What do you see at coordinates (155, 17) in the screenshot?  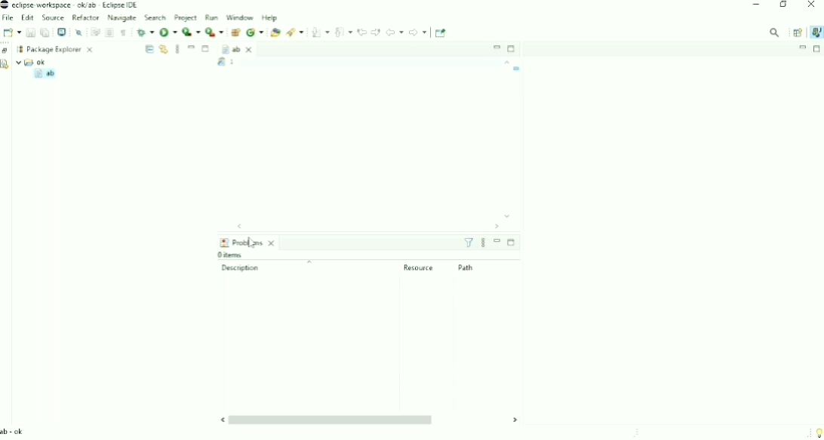 I see `Search` at bounding box center [155, 17].